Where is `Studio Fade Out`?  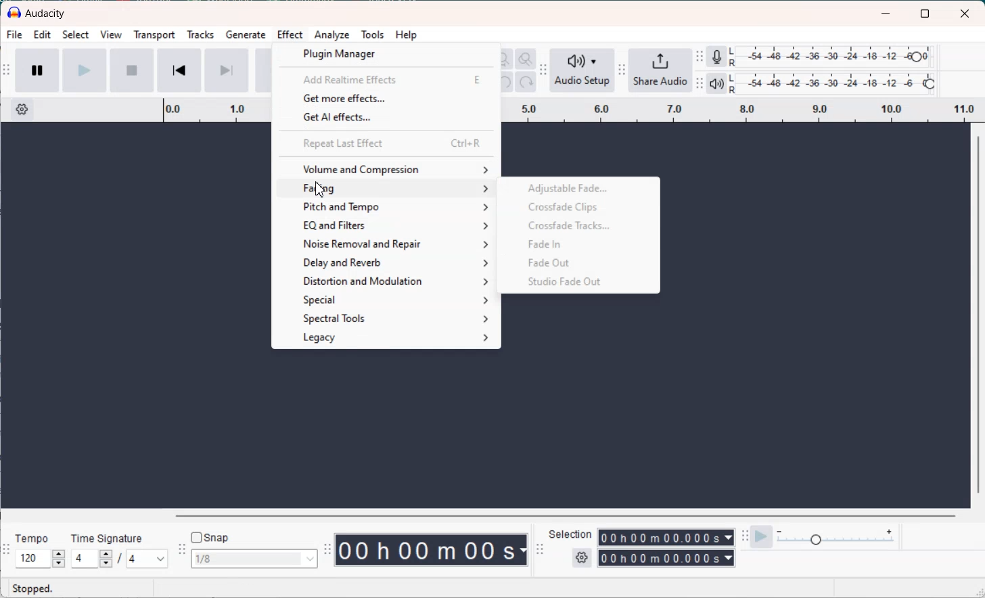
Studio Fade Out is located at coordinates (577, 281).